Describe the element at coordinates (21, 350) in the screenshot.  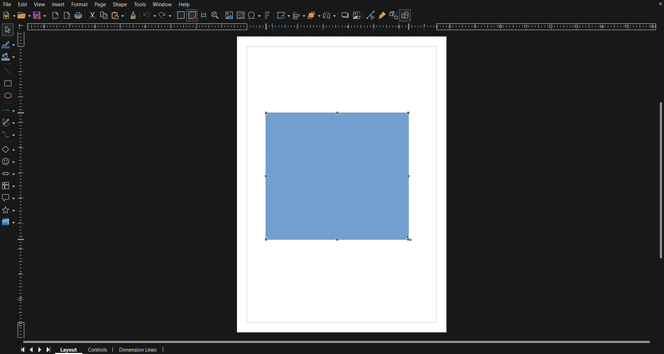
I see `First Page` at that location.